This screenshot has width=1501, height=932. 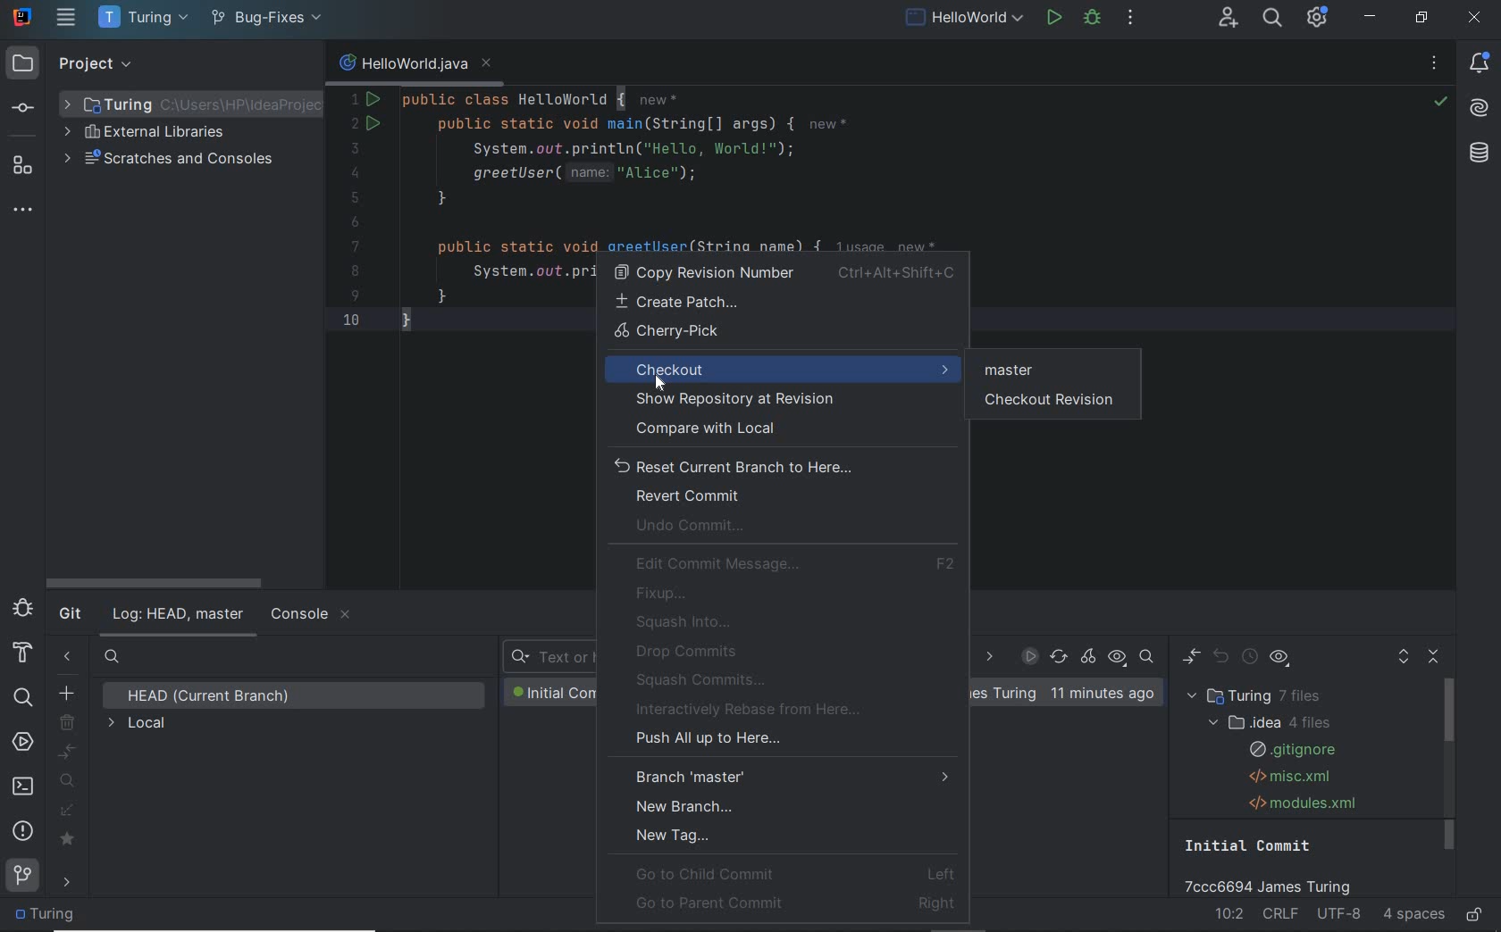 I want to click on squash into, so click(x=686, y=621).